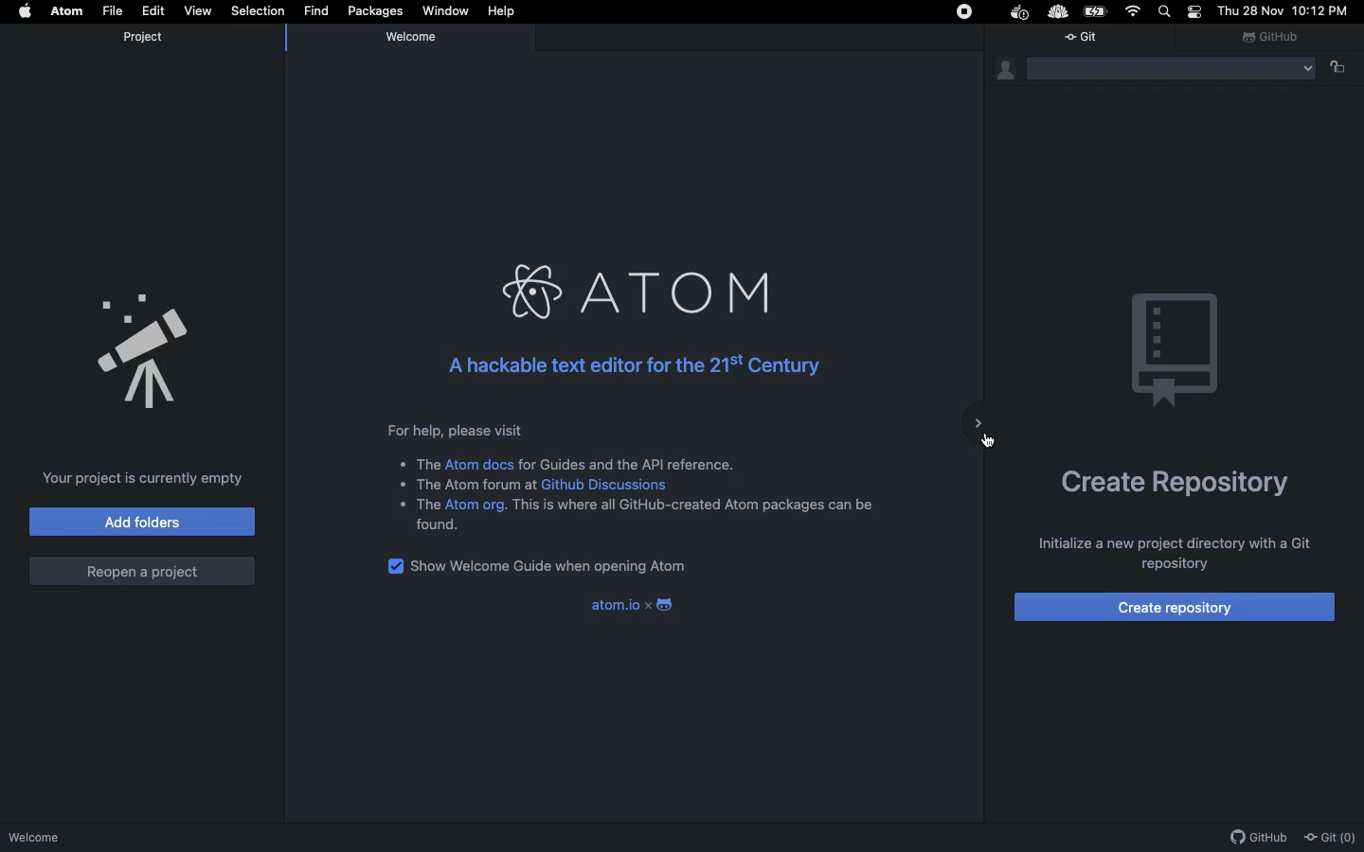 This screenshot has height=852, width=1364. Describe the element at coordinates (988, 444) in the screenshot. I see `cursor` at that location.